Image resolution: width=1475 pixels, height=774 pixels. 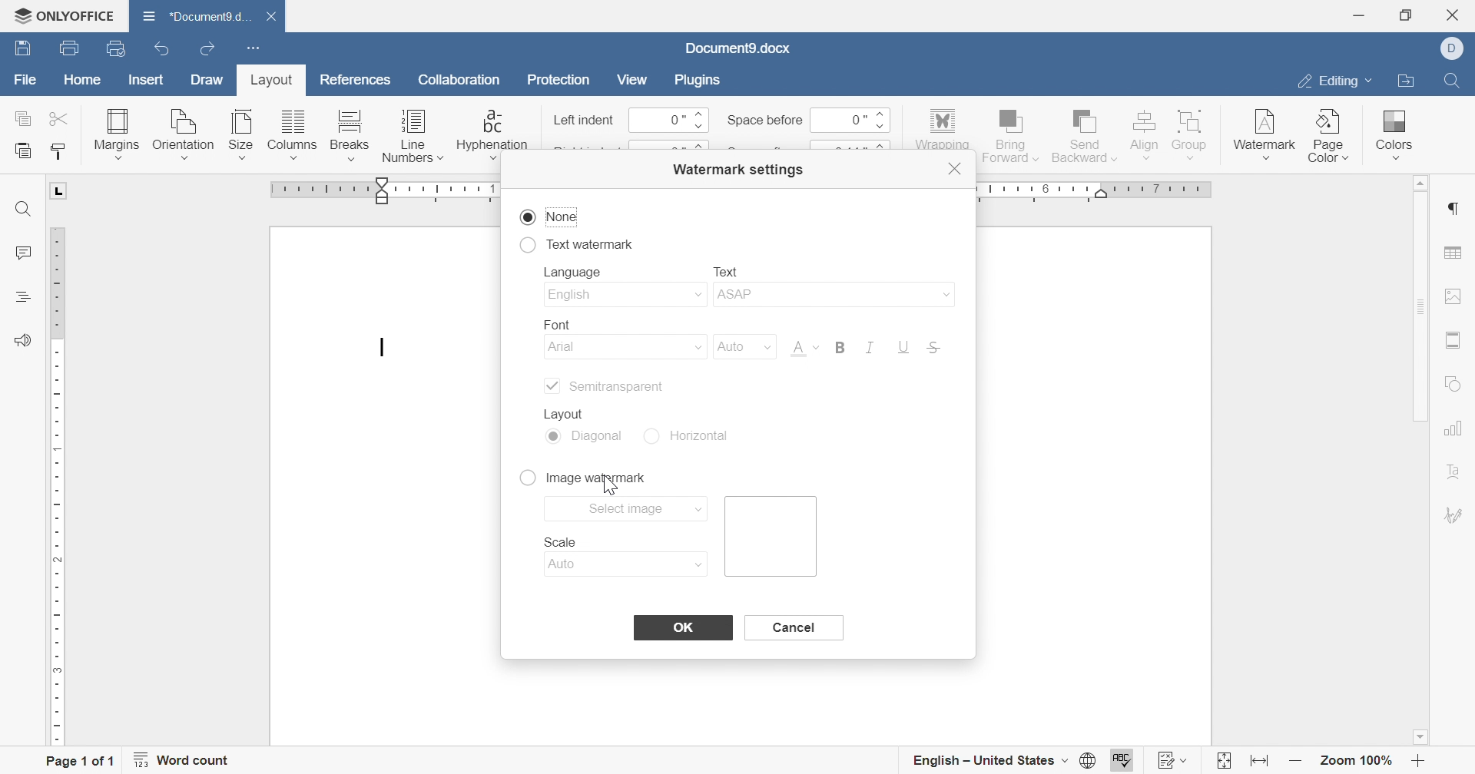 What do you see at coordinates (250, 46) in the screenshot?
I see `customize quick access toolbar` at bounding box center [250, 46].